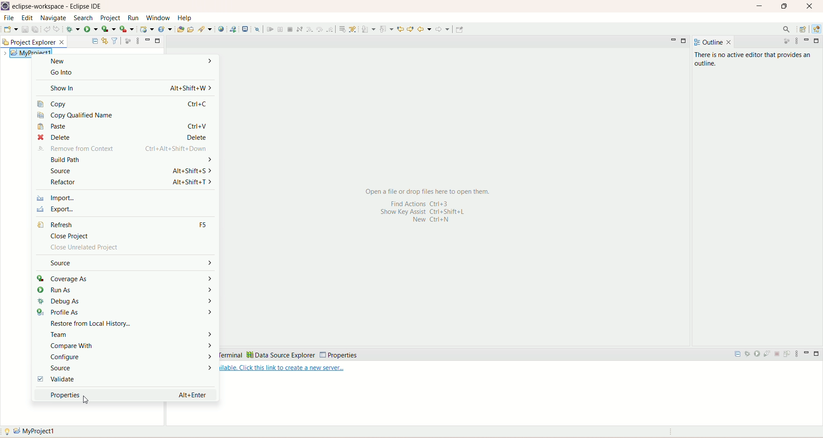 The width and height of the screenshot is (823, 438). Describe the element at coordinates (760, 6) in the screenshot. I see `minimize` at that location.